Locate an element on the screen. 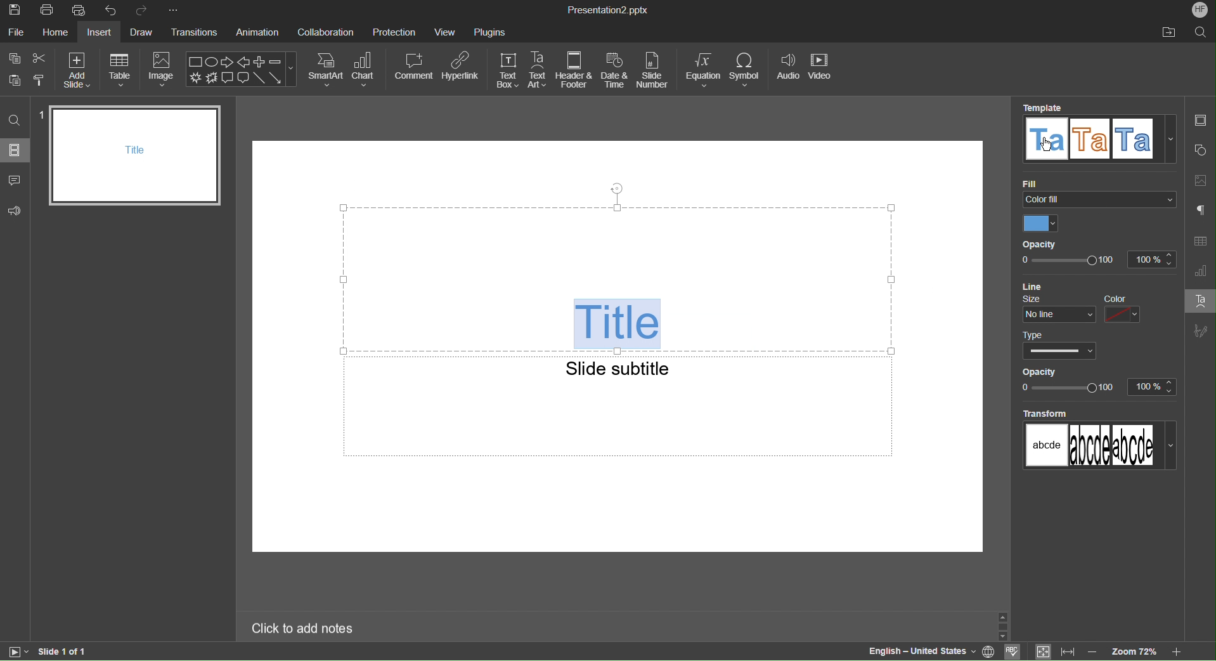 This screenshot has height=661, width=1216. More is located at coordinates (172, 10).